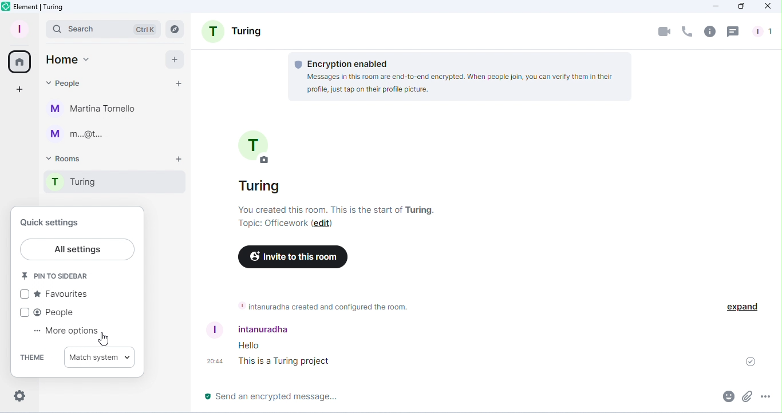  I want to click on Rooms, so click(66, 158).